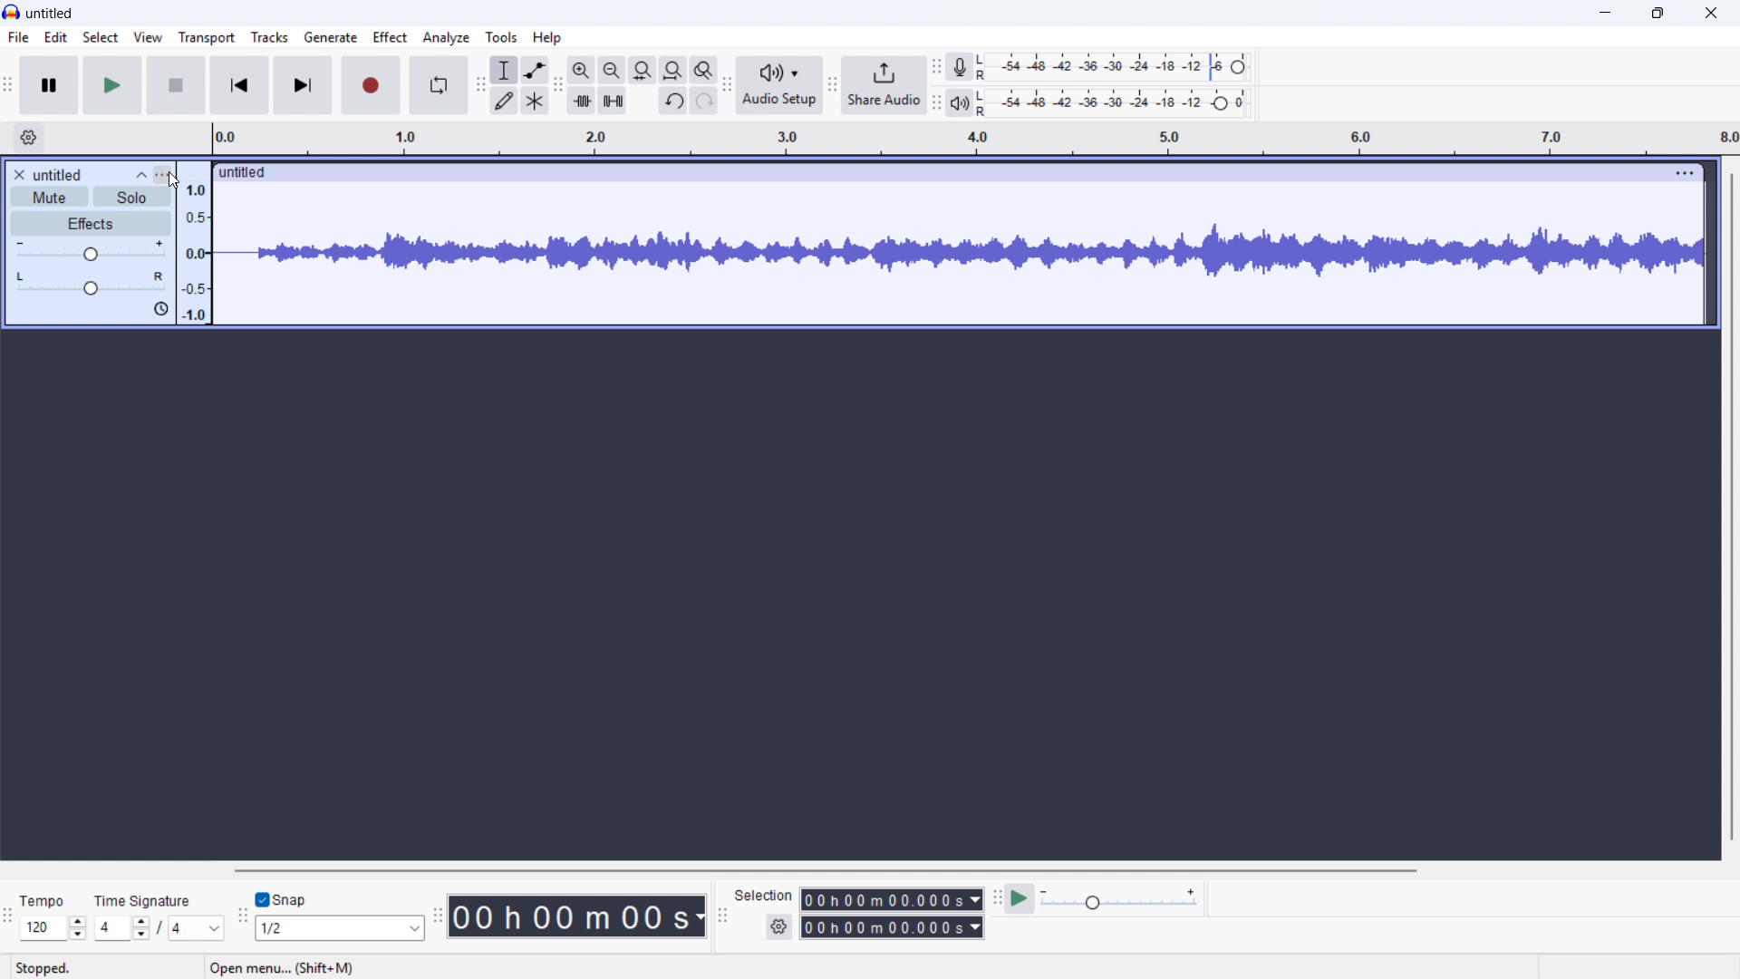 This screenshot has width=1740, height=979. Describe the element at coordinates (831, 87) in the screenshot. I see `Share audio toolbar ` at that location.